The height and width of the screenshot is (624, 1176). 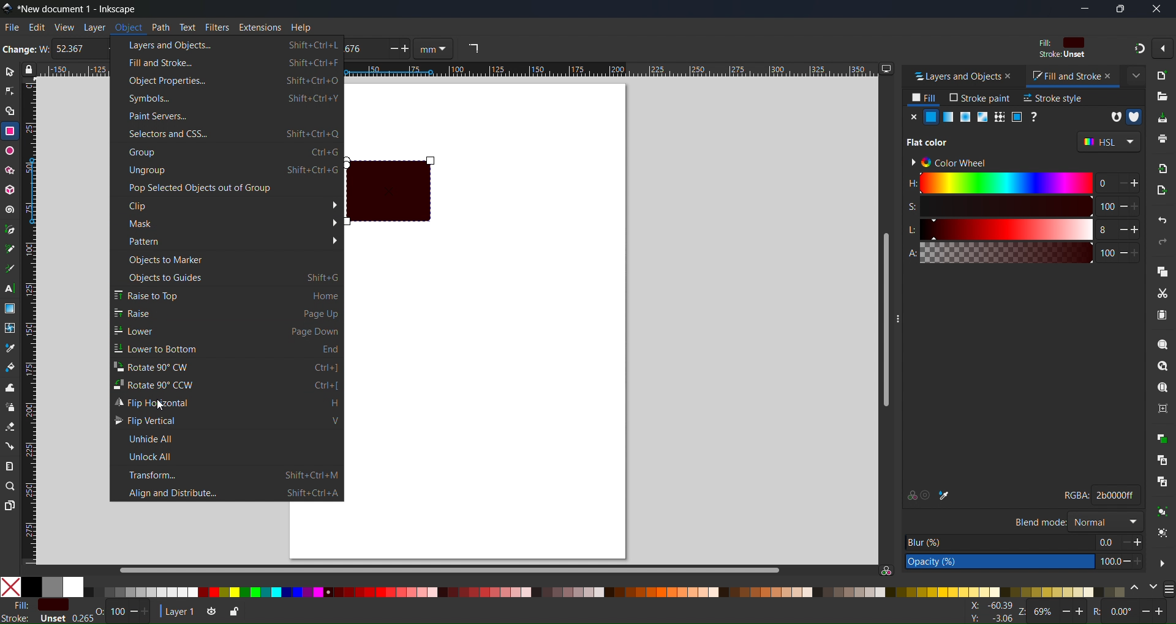 What do you see at coordinates (53, 587) in the screenshot?
I see `50% Grey` at bounding box center [53, 587].